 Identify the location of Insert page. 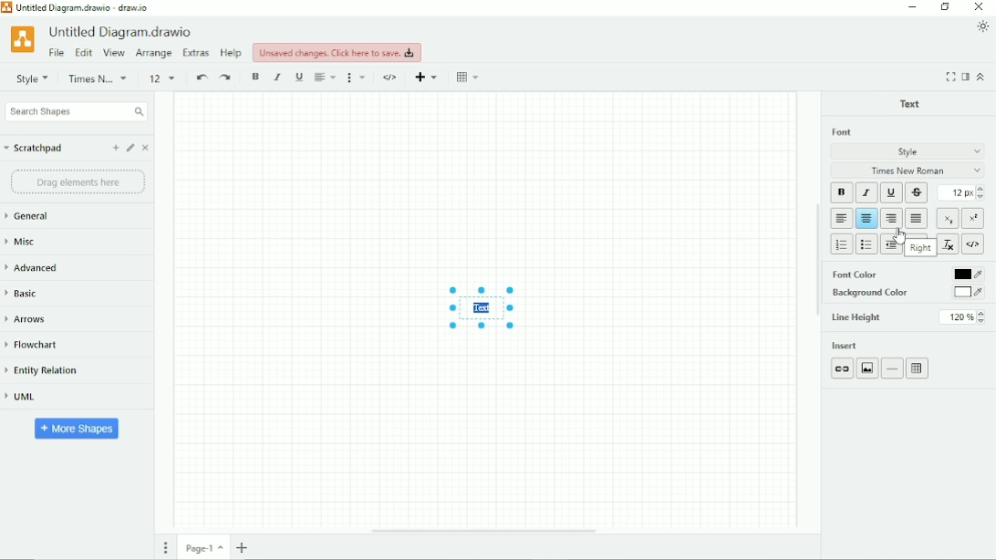
(243, 548).